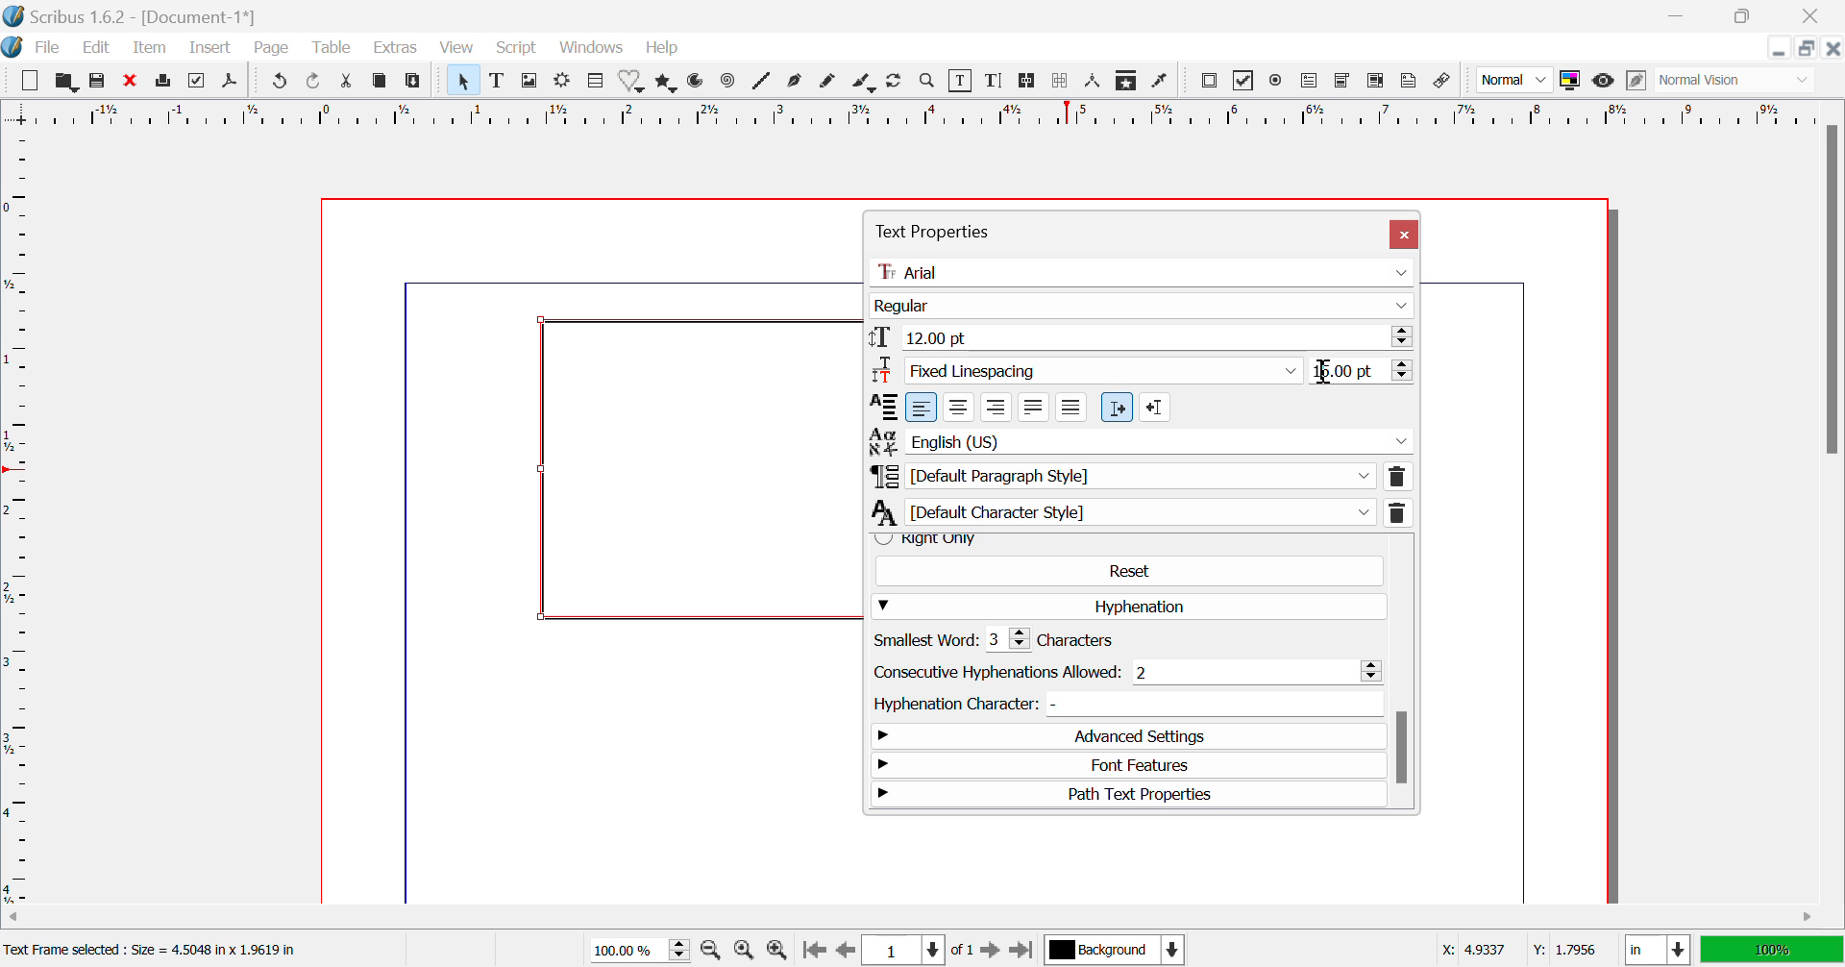 The width and height of the screenshot is (1845, 967). Describe the element at coordinates (1604, 83) in the screenshot. I see `Preview Mode` at that location.